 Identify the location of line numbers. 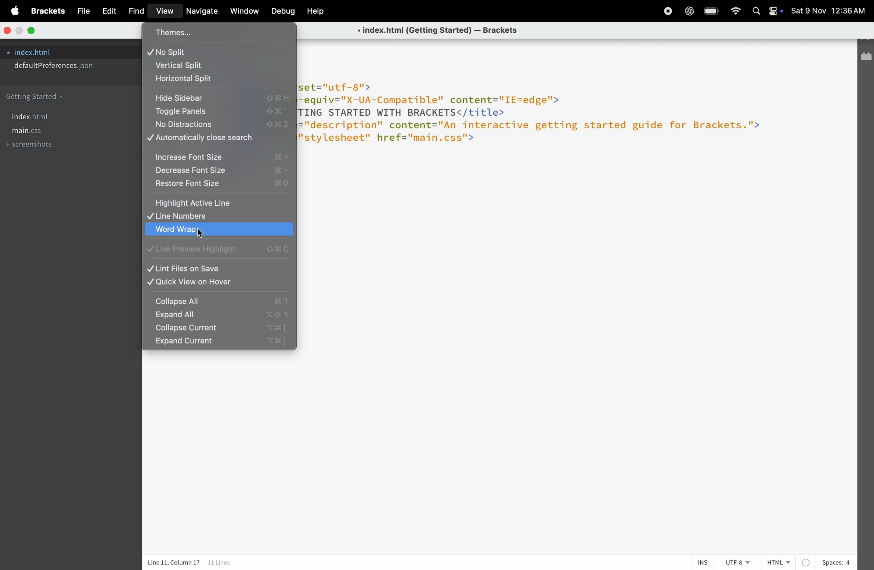
(216, 217).